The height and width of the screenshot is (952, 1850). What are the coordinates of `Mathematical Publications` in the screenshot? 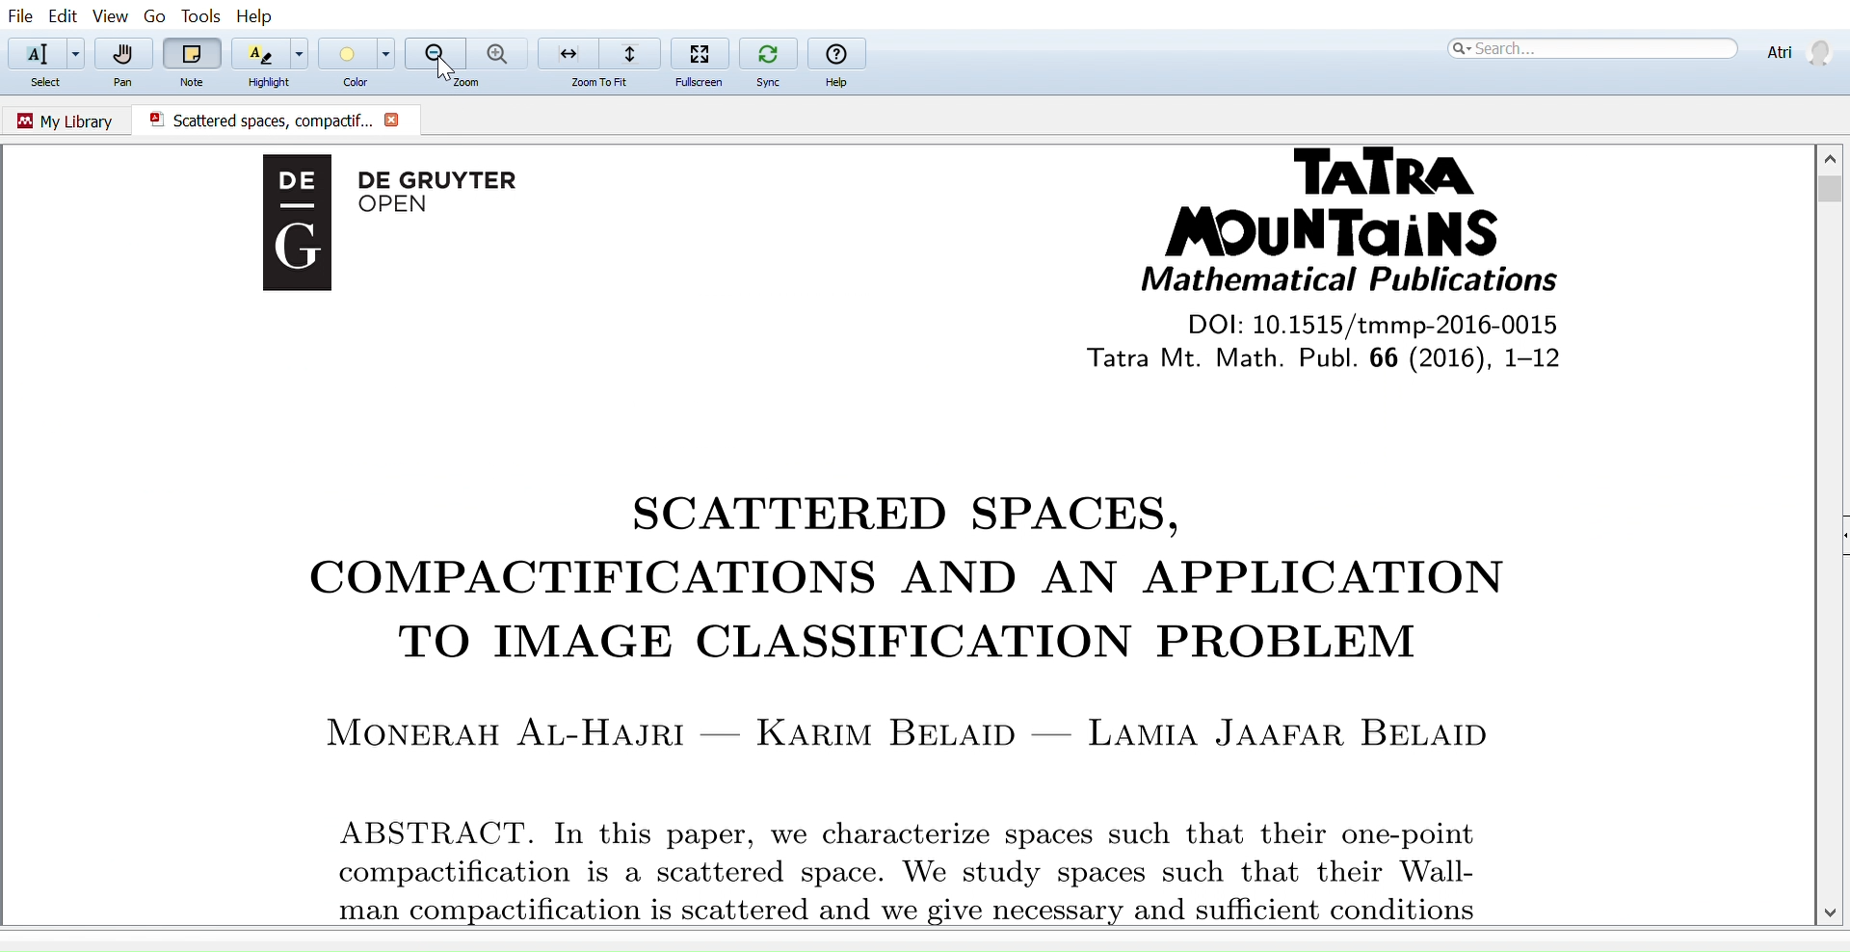 It's located at (1348, 279).